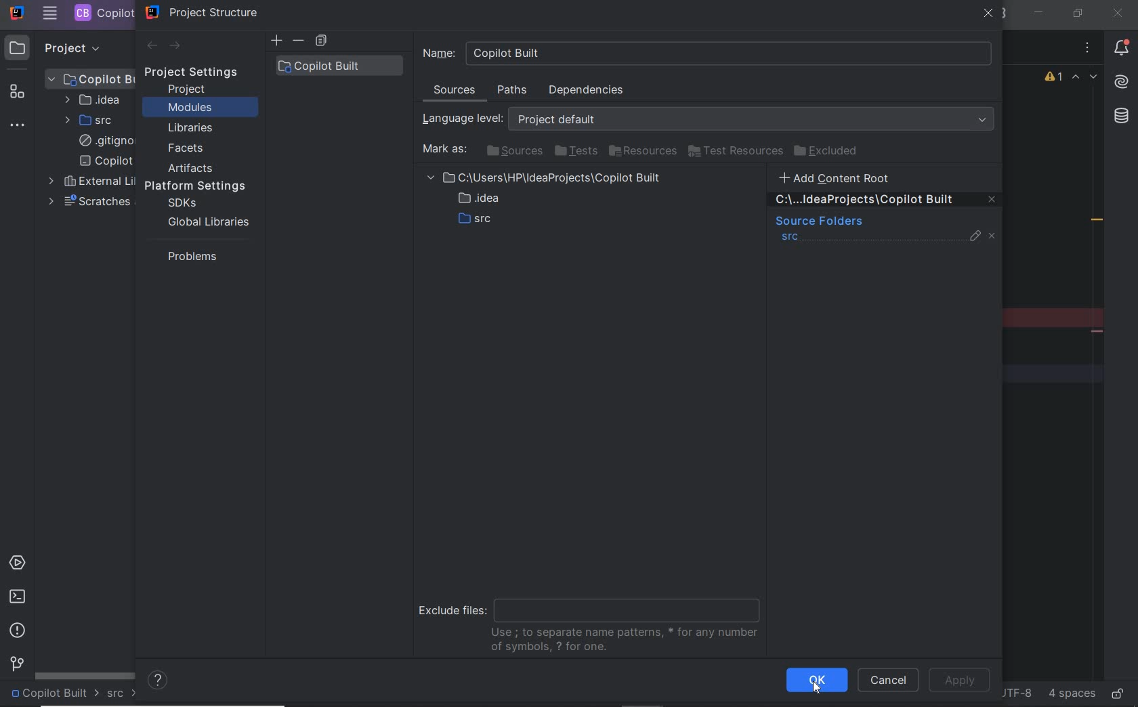  Describe the element at coordinates (106, 161) in the screenshot. I see `copilot built.iml` at that location.